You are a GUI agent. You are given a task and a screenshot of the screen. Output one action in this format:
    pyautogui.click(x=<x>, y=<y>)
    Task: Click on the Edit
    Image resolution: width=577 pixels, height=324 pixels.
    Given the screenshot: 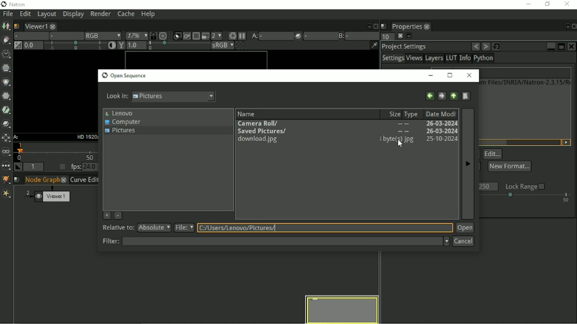 What is the action you would take?
    pyautogui.click(x=493, y=154)
    